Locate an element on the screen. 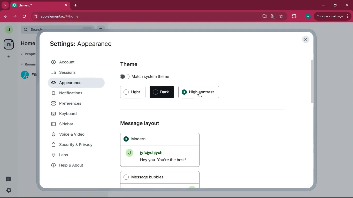 The image size is (353, 198). google translate is located at coordinates (272, 16).